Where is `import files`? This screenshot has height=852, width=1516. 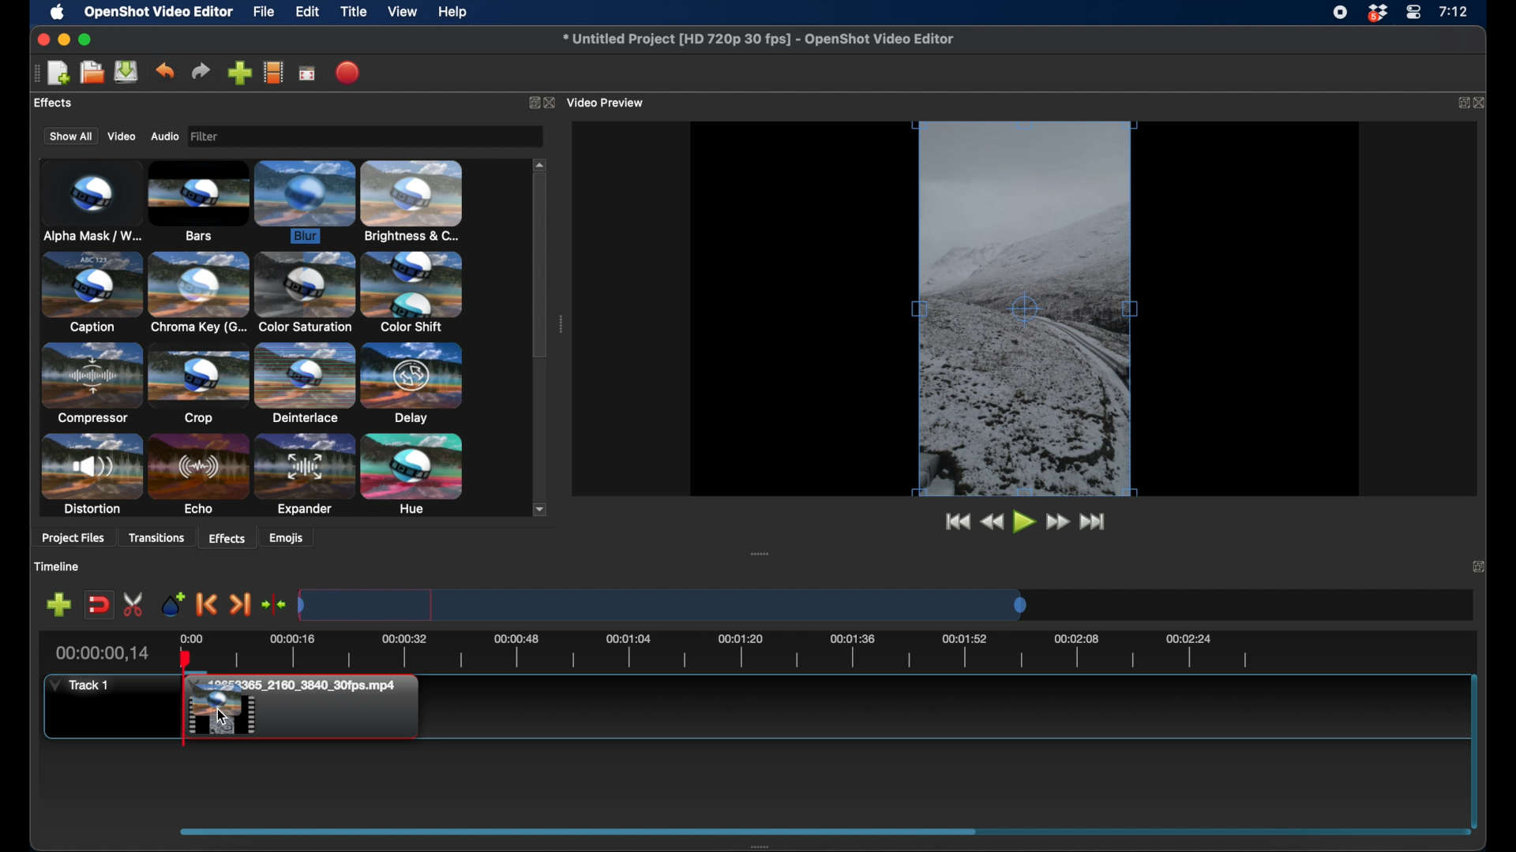 import files is located at coordinates (240, 73).